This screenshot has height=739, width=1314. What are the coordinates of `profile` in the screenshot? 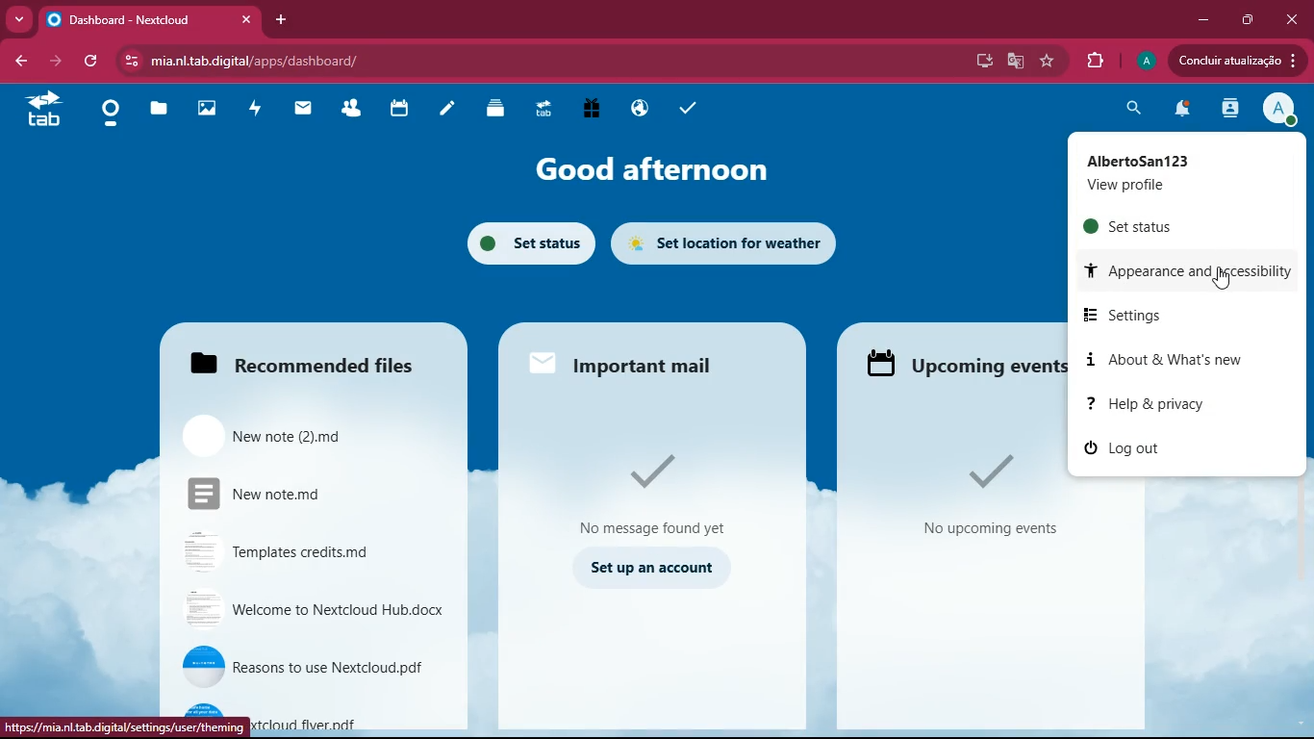 It's located at (1150, 62).